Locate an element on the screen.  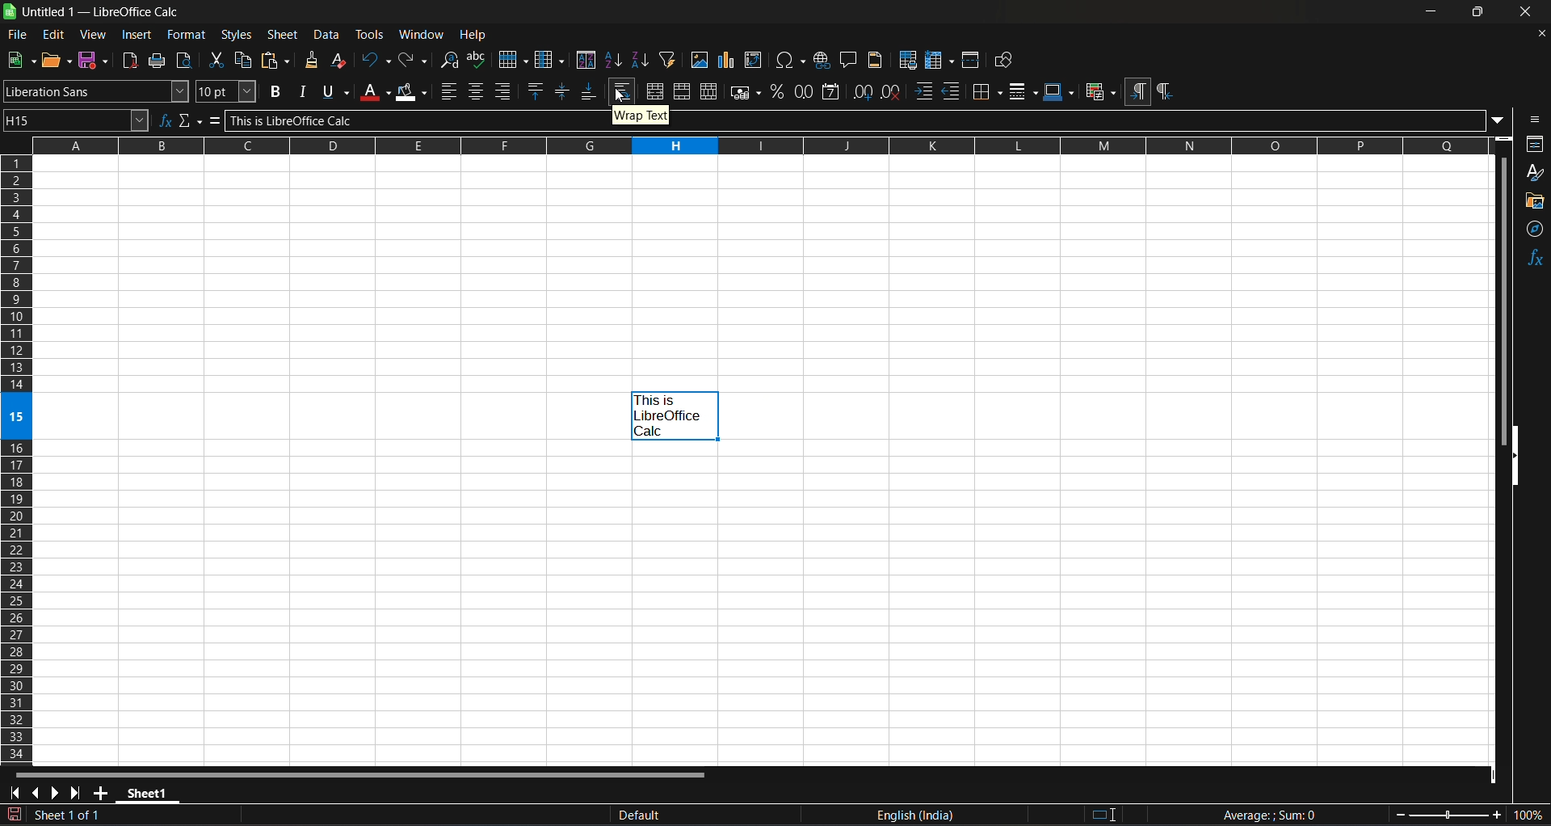
sheet is located at coordinates (283, 33).